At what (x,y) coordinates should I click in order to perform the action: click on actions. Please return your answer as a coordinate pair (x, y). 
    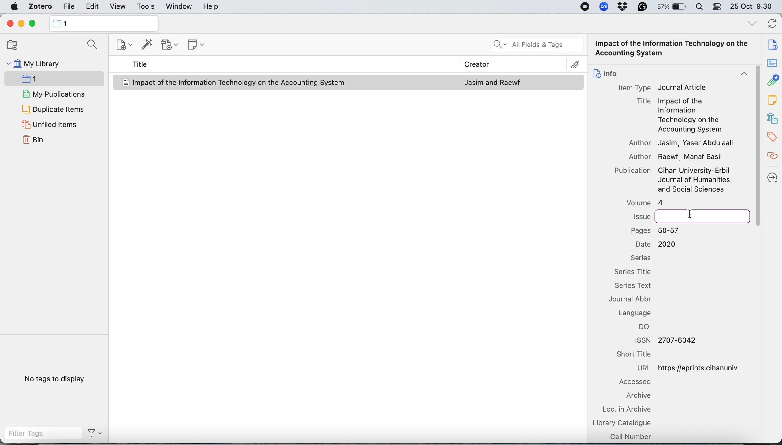
    Looking at the image, I should click on (94, 435).